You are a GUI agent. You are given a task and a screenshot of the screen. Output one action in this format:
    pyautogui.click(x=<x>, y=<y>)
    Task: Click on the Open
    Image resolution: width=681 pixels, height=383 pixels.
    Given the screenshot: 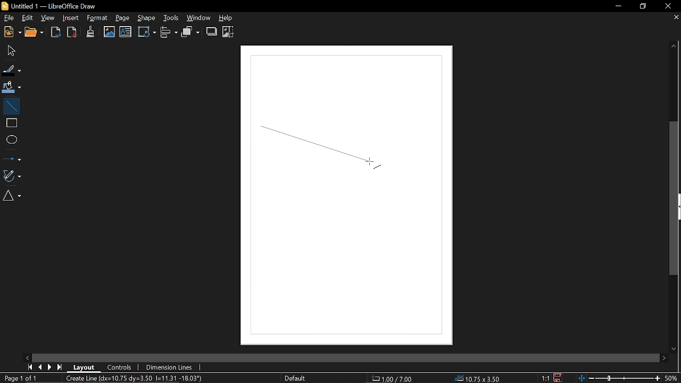 What is the action you would take?
    pyautogui.click(x=35, y=32)
    